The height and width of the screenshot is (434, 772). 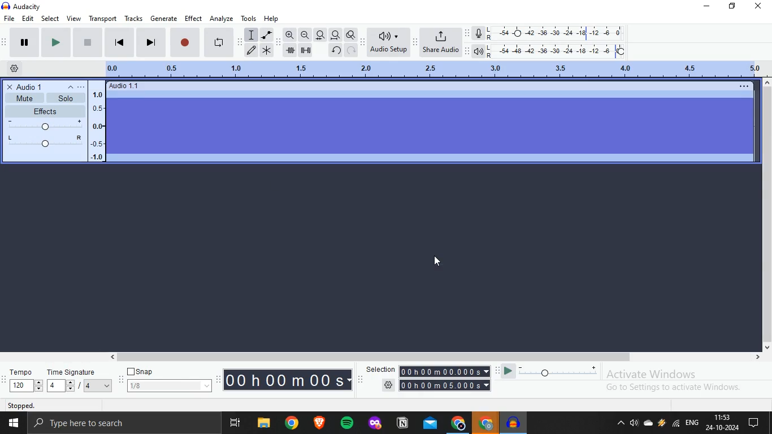 I want to click on File, so click(x=263, y=423).